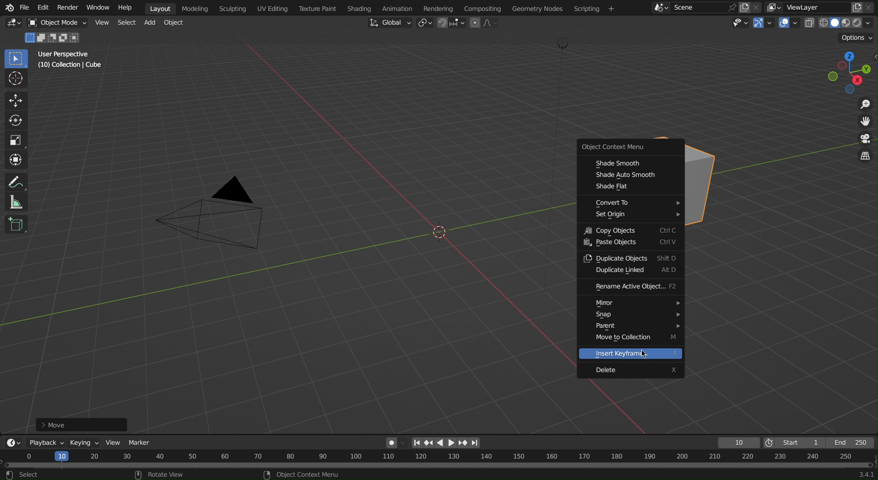 The width and height of the screenshot is (878, 480). Describe the element at coordinates (129, 7) in the screenshot. I see `Help` at that location.